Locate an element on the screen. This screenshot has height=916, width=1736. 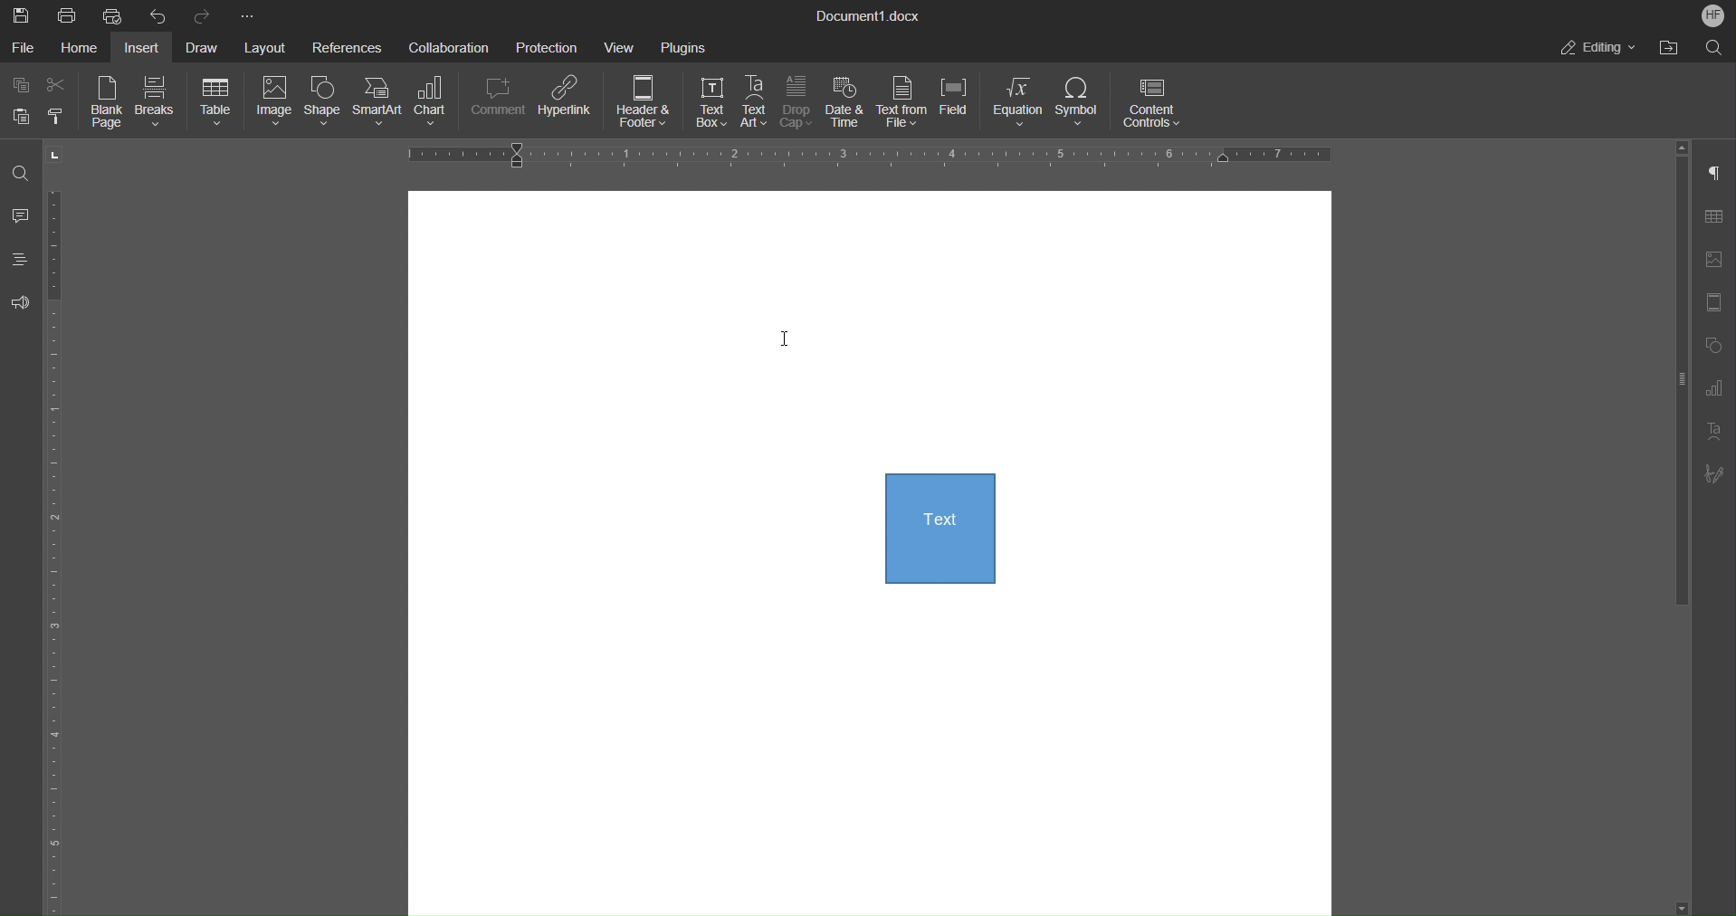
cursor is located at coordinates (790, 341).